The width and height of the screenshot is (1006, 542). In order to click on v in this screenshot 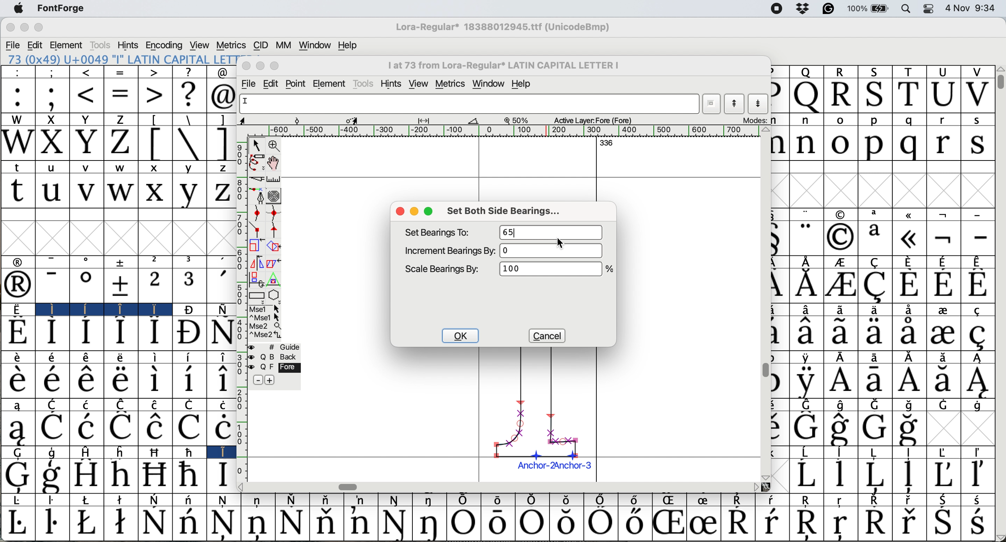, I will do `click(87, 169)`.